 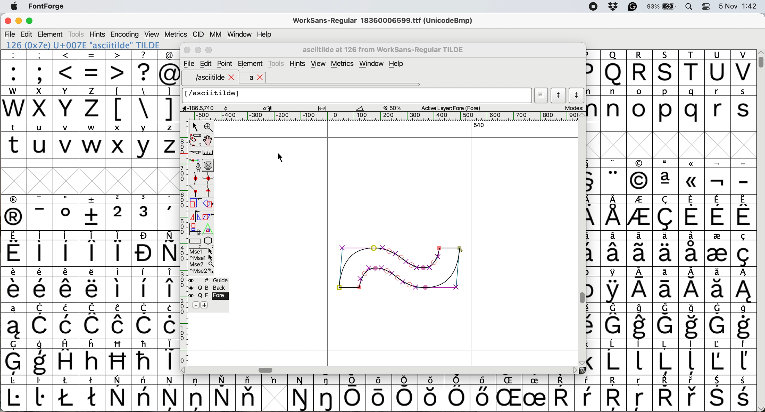 I want to click on add a curve point, so click(x=196, y=178).